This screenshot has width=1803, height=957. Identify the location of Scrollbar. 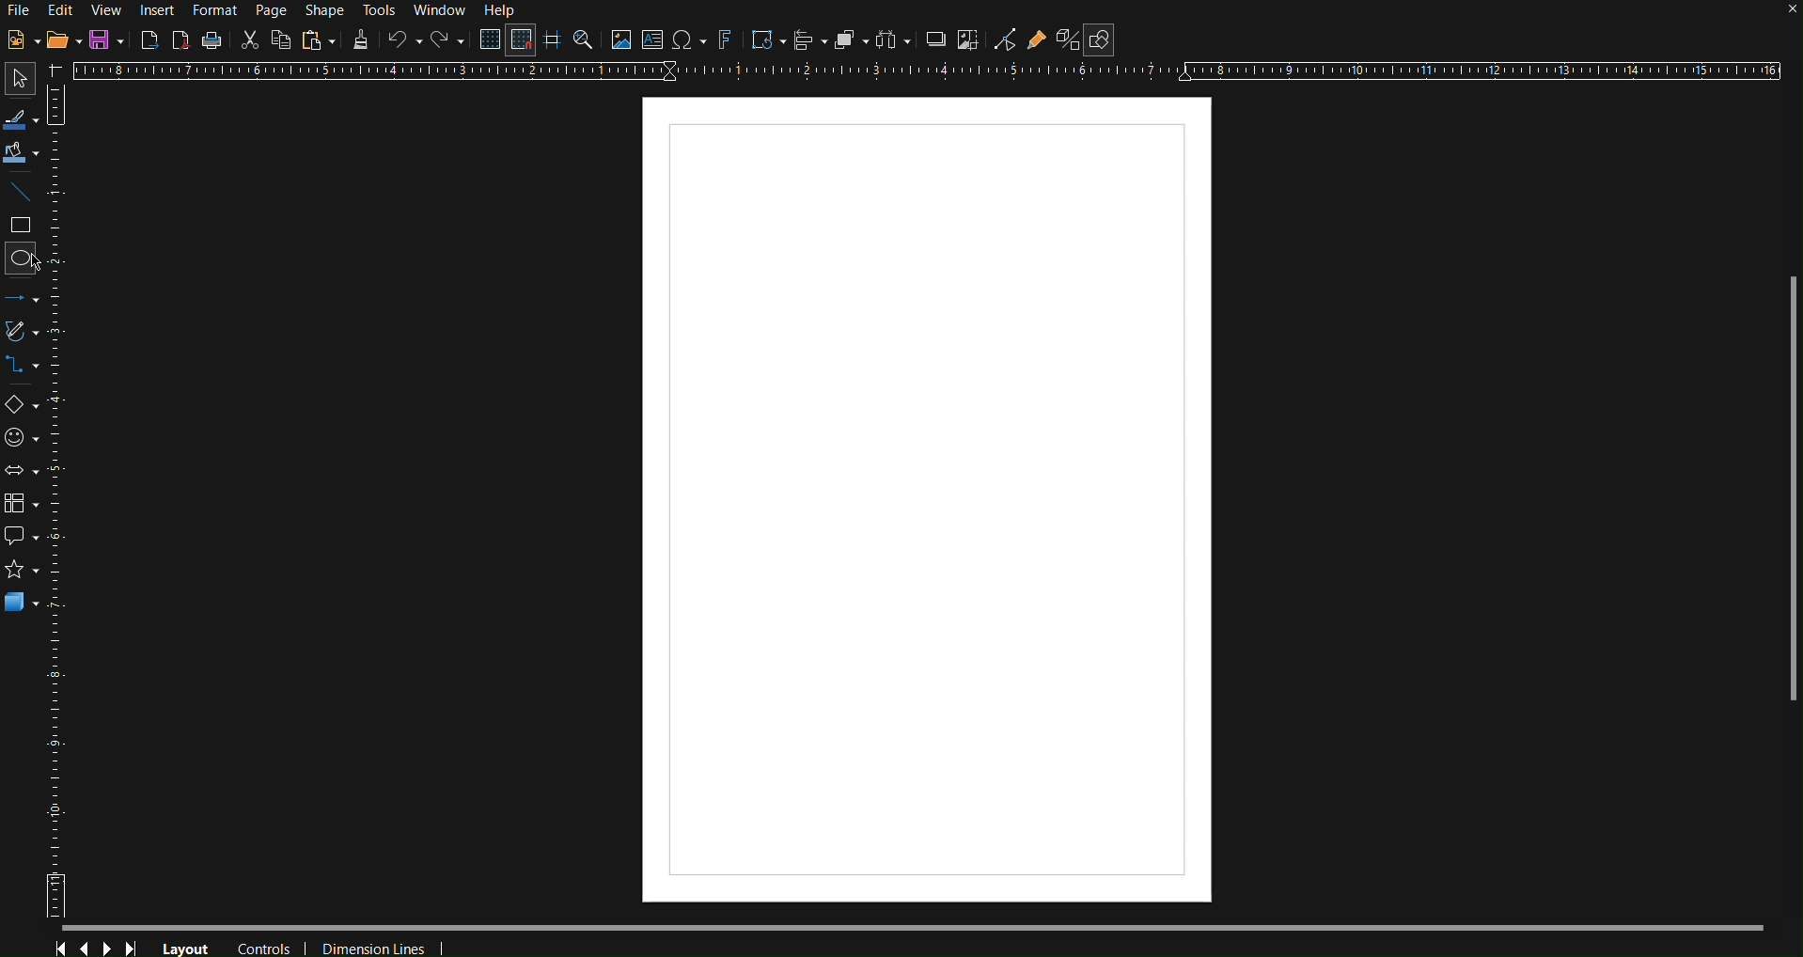
(1792, 488).